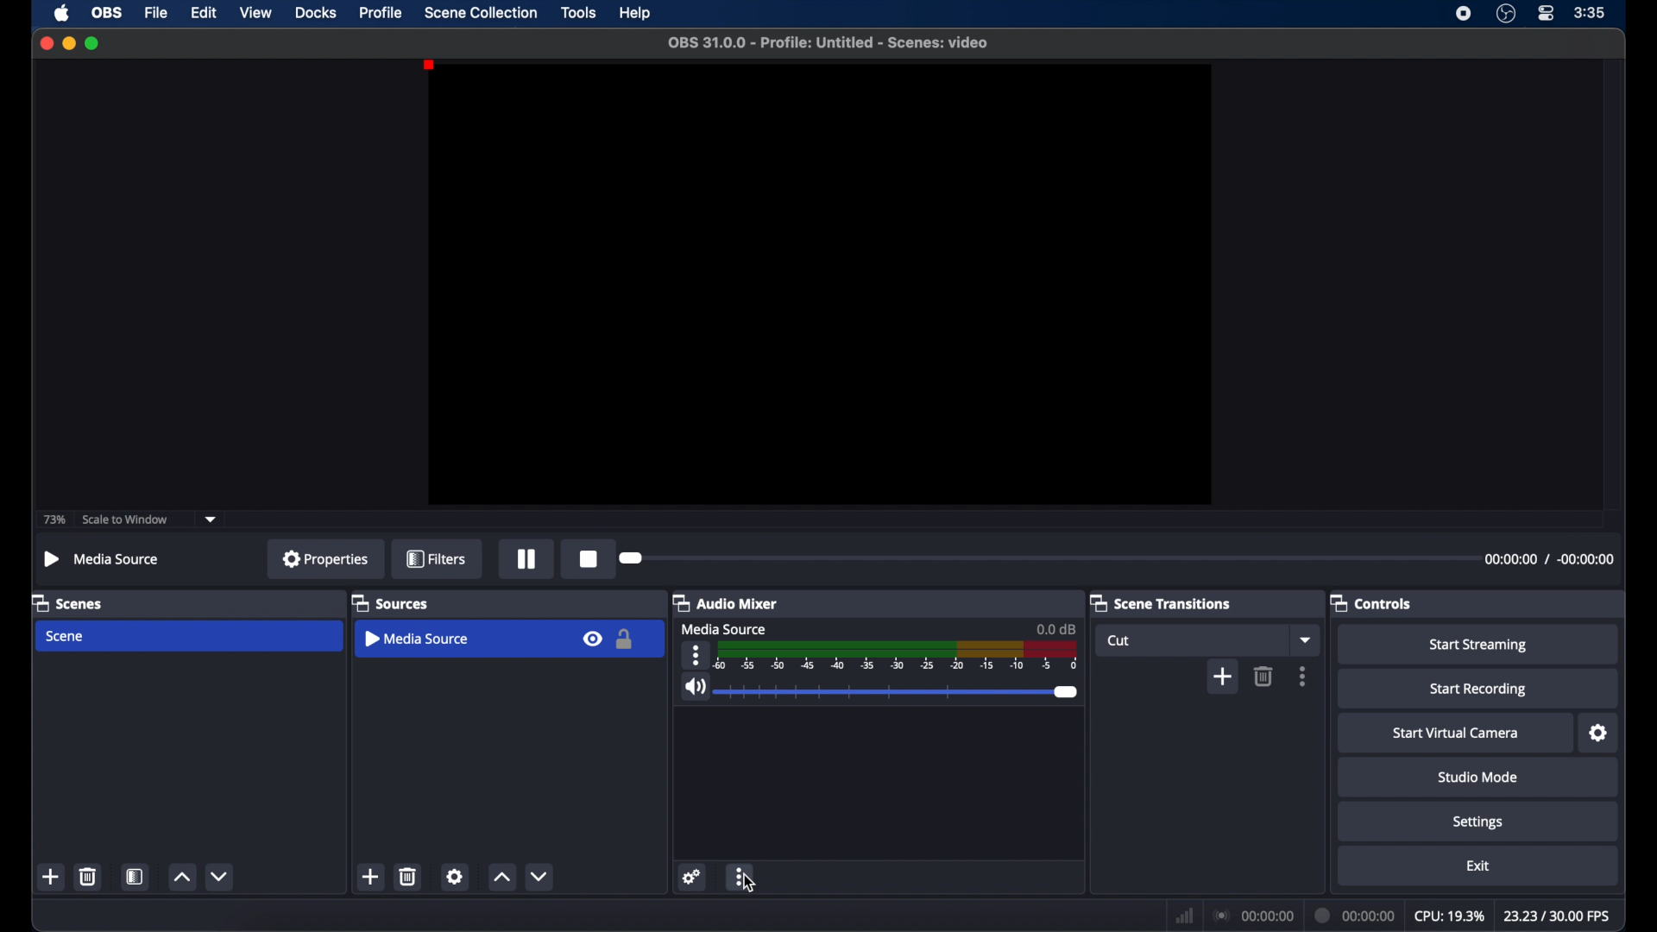  What do you see at coordinates (1160, 602) in the screenshot?
I see `scene transitions` at bounding box center [1160, 602].